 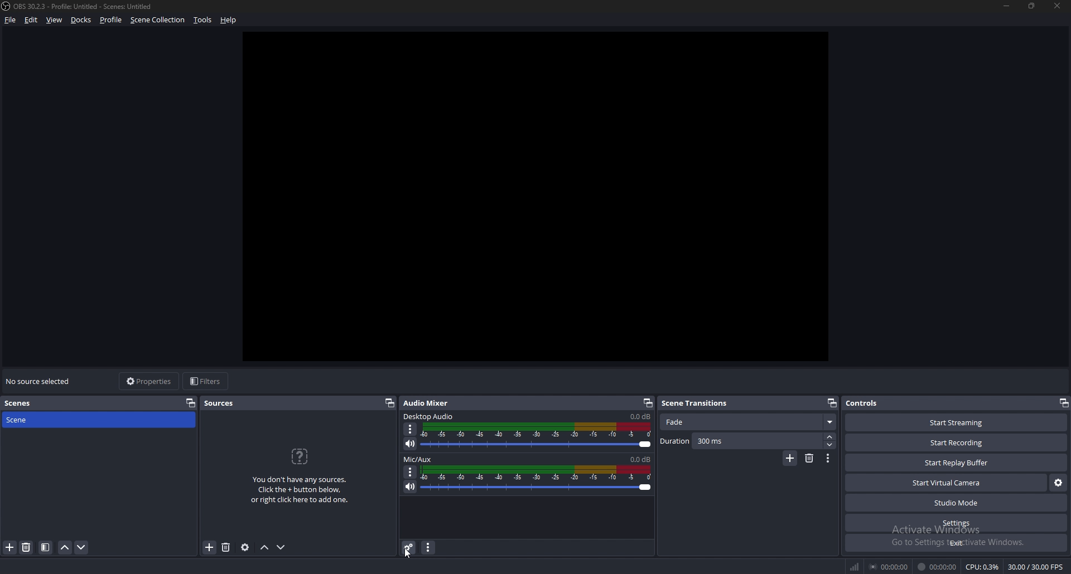 What do you see at coordinates (429, 548) in the screenshot?
I see `audio mixer properties` at bounding box center [429, 548].